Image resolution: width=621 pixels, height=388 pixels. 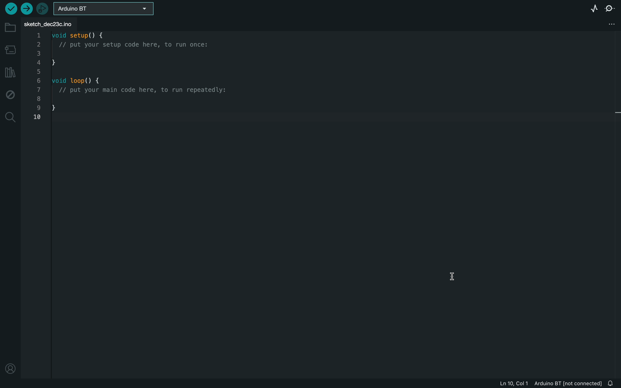 I want to click on serial plotter, so click(x=591, y=7).